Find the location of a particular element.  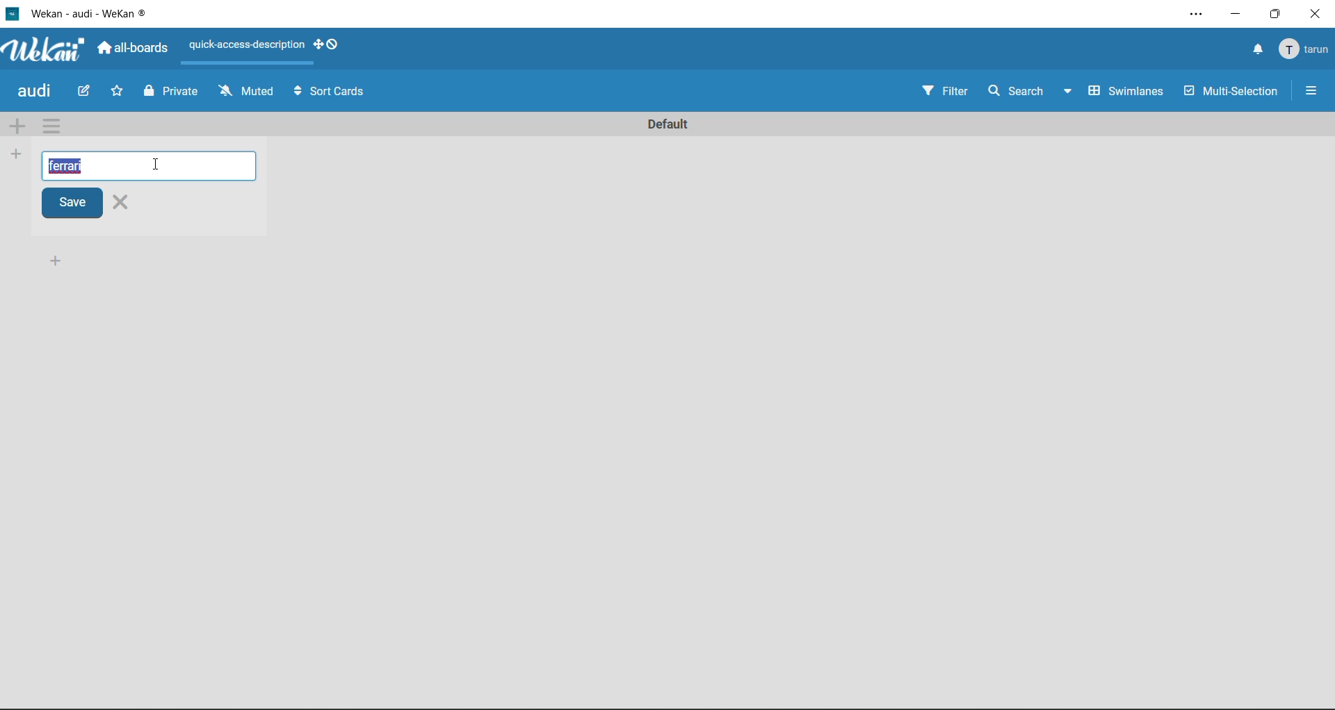

Wekan - audi - WeKan ® is located at coordinates (93, 12).